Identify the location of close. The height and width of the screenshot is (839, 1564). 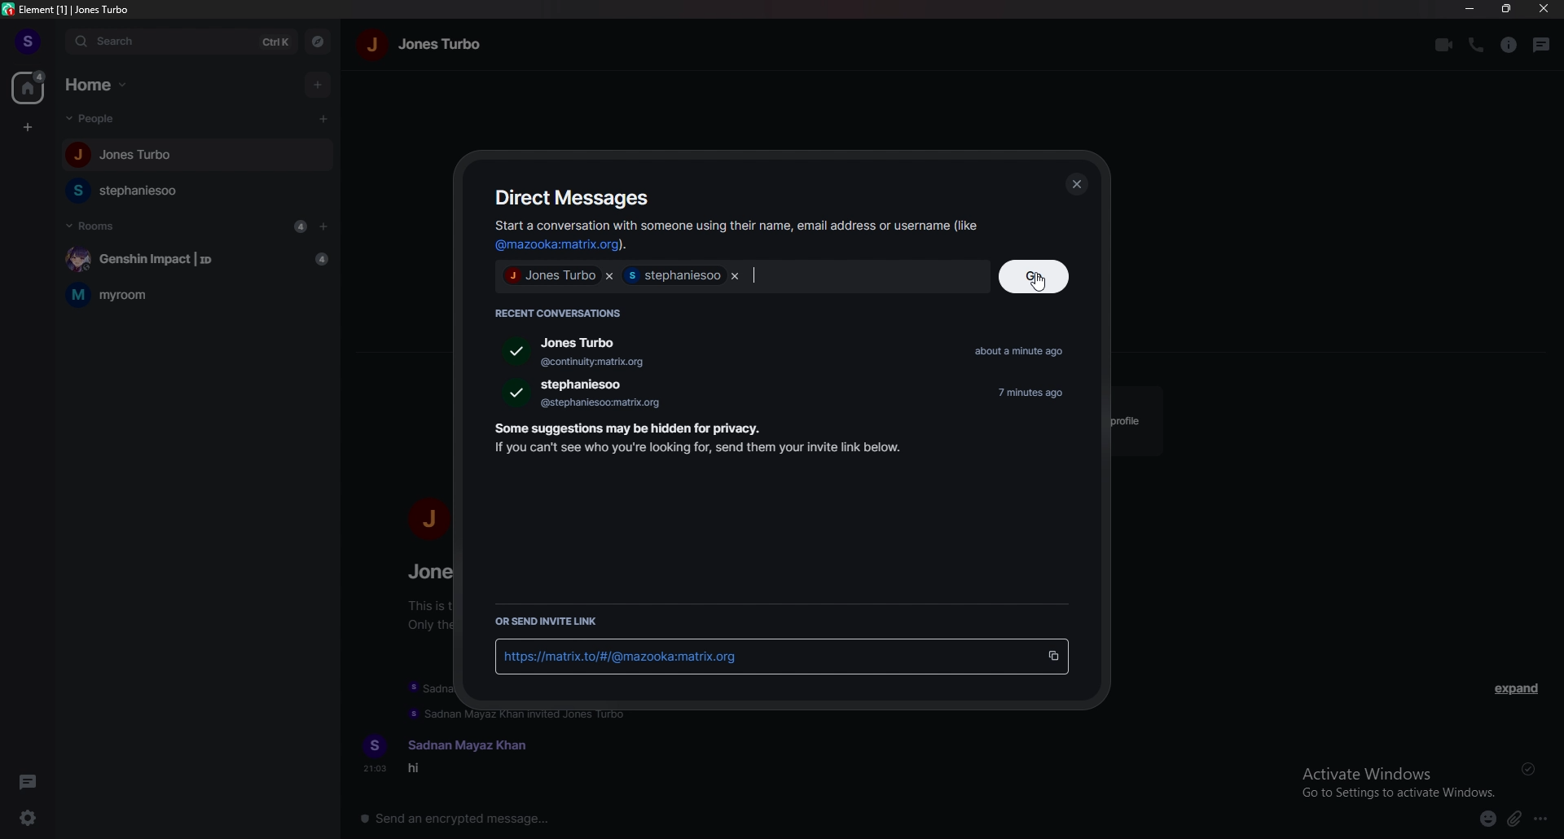
(1542, 8).